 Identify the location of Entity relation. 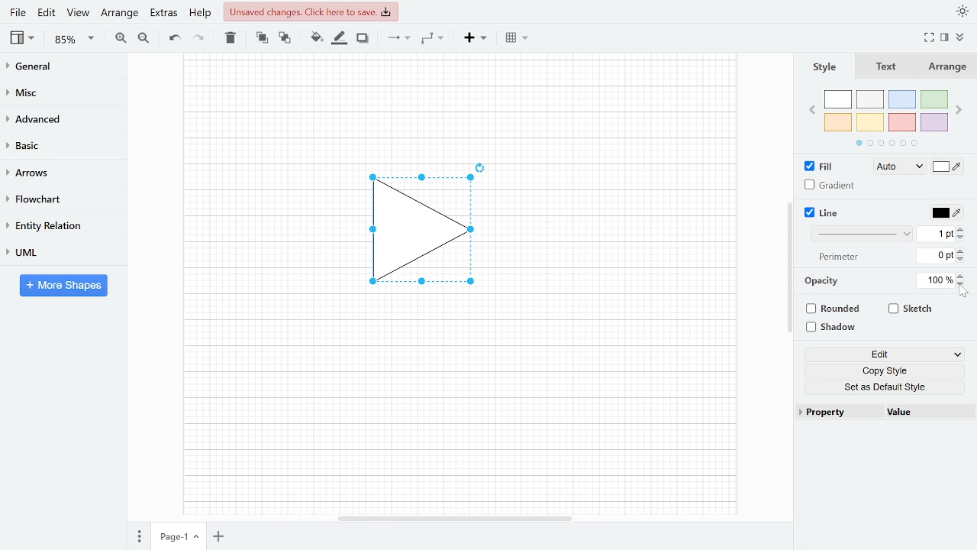
(57, 225).